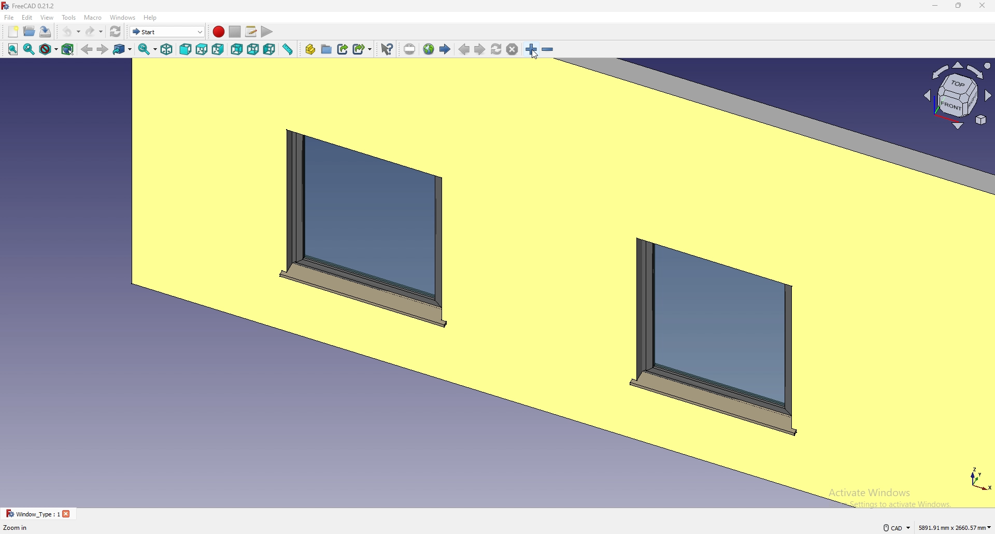  Describe the element at coordinates (18, 528) in the screenshot. I see `description` at that location.